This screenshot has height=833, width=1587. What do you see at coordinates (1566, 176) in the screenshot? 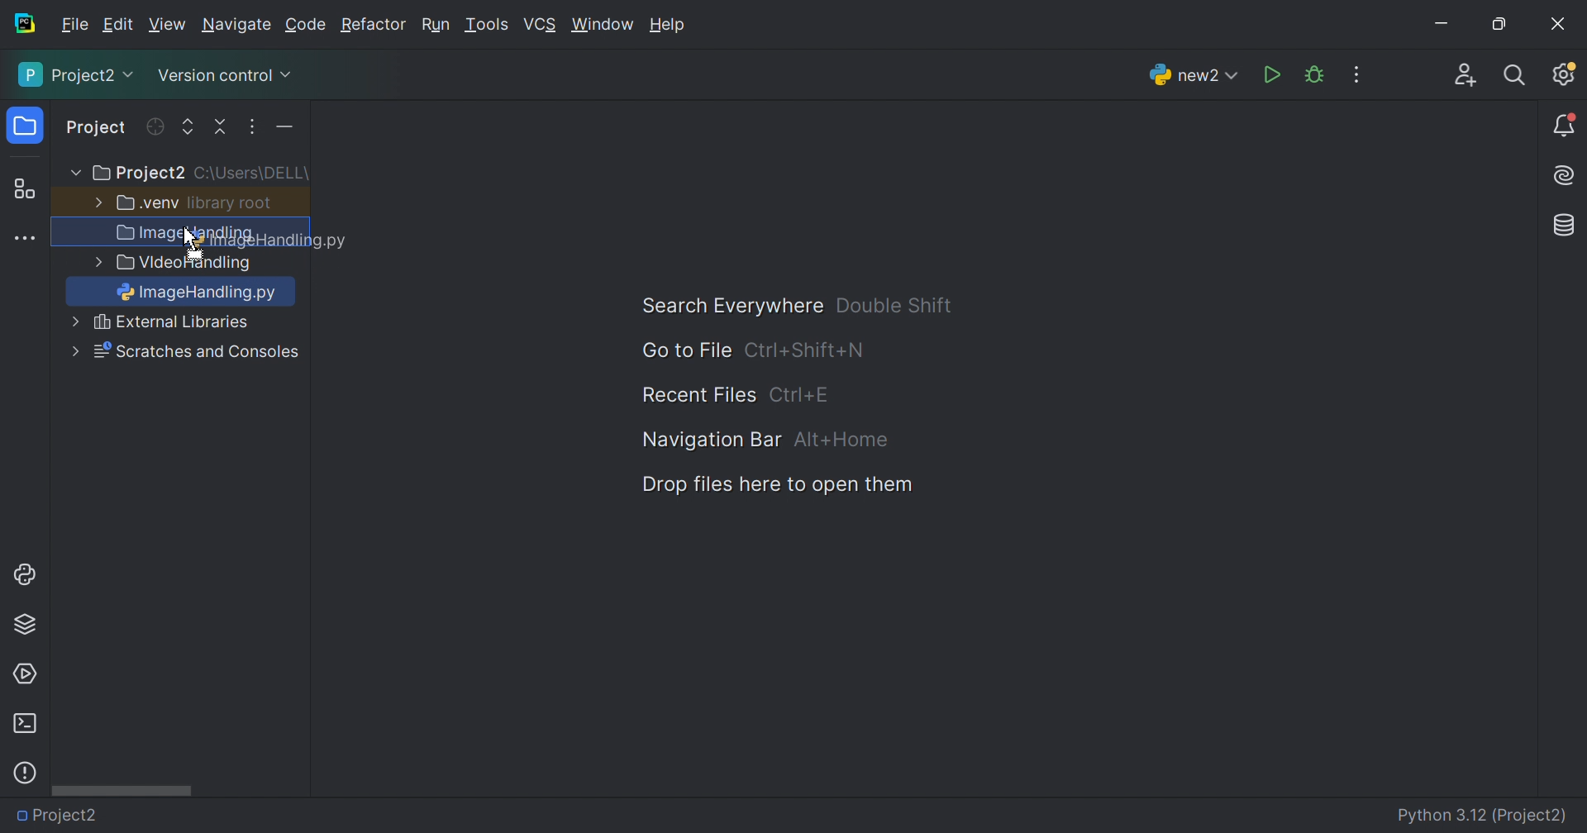
I see `AI Assistant` at bounding box center [1566, 176].